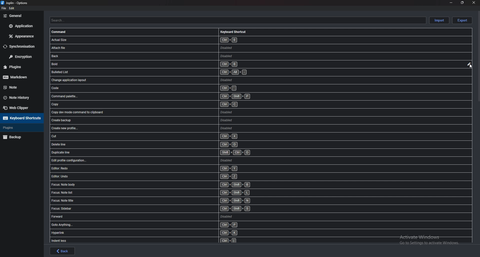  I want to click on Plugins, so click(18, 67).